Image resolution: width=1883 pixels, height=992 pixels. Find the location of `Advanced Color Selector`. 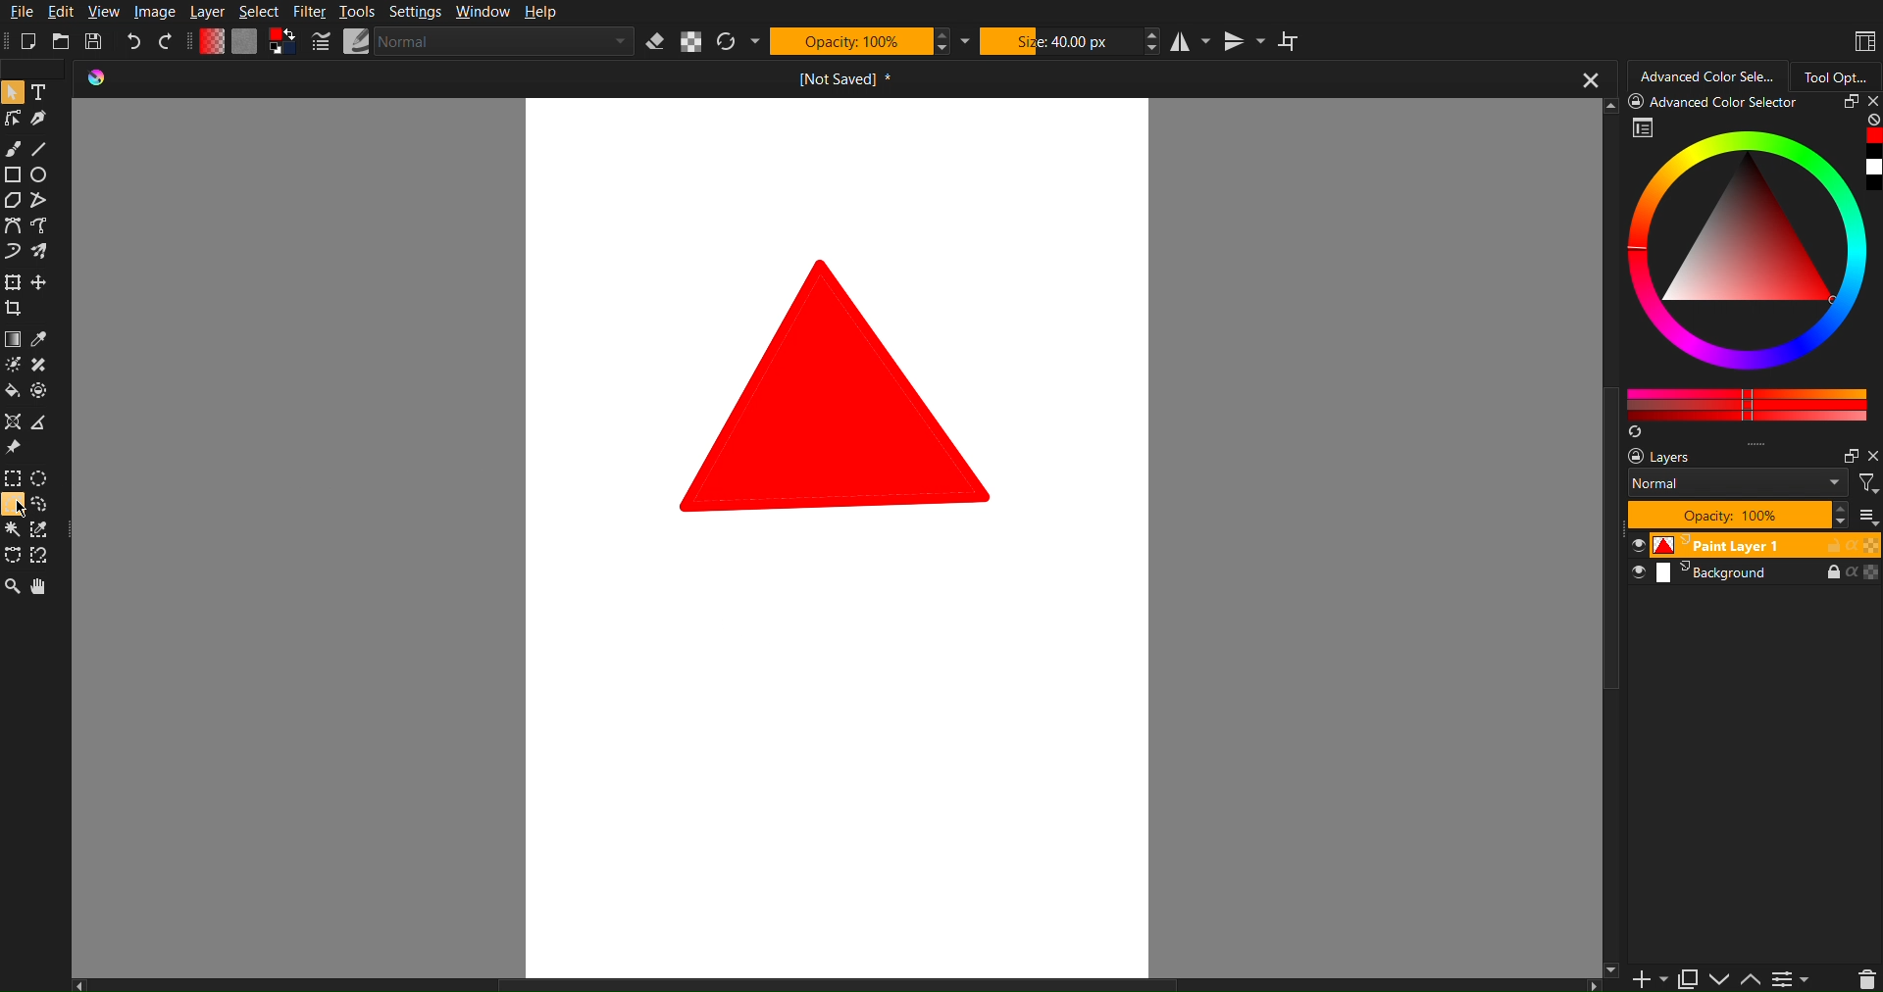

Advanced Color Selector is located at coordinates (1707, 75).